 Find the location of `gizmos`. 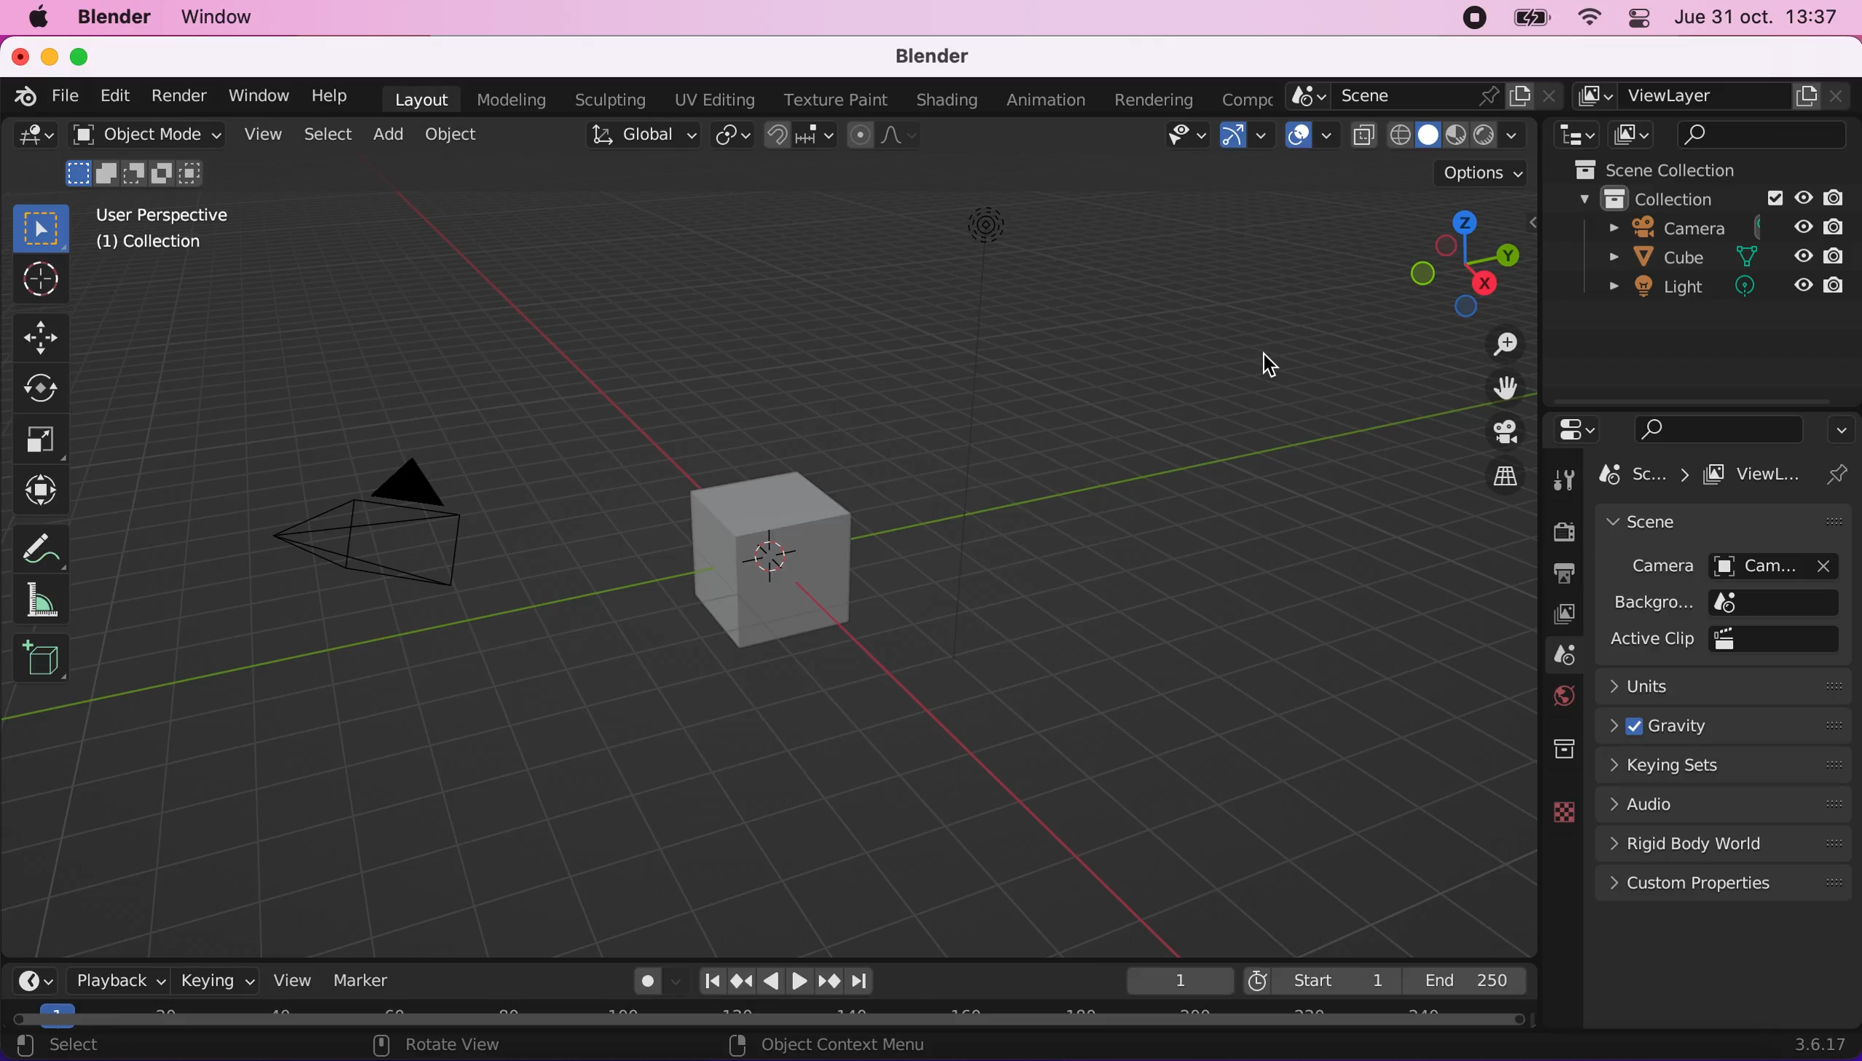

gizmos is located at coordinates (1245, 136).